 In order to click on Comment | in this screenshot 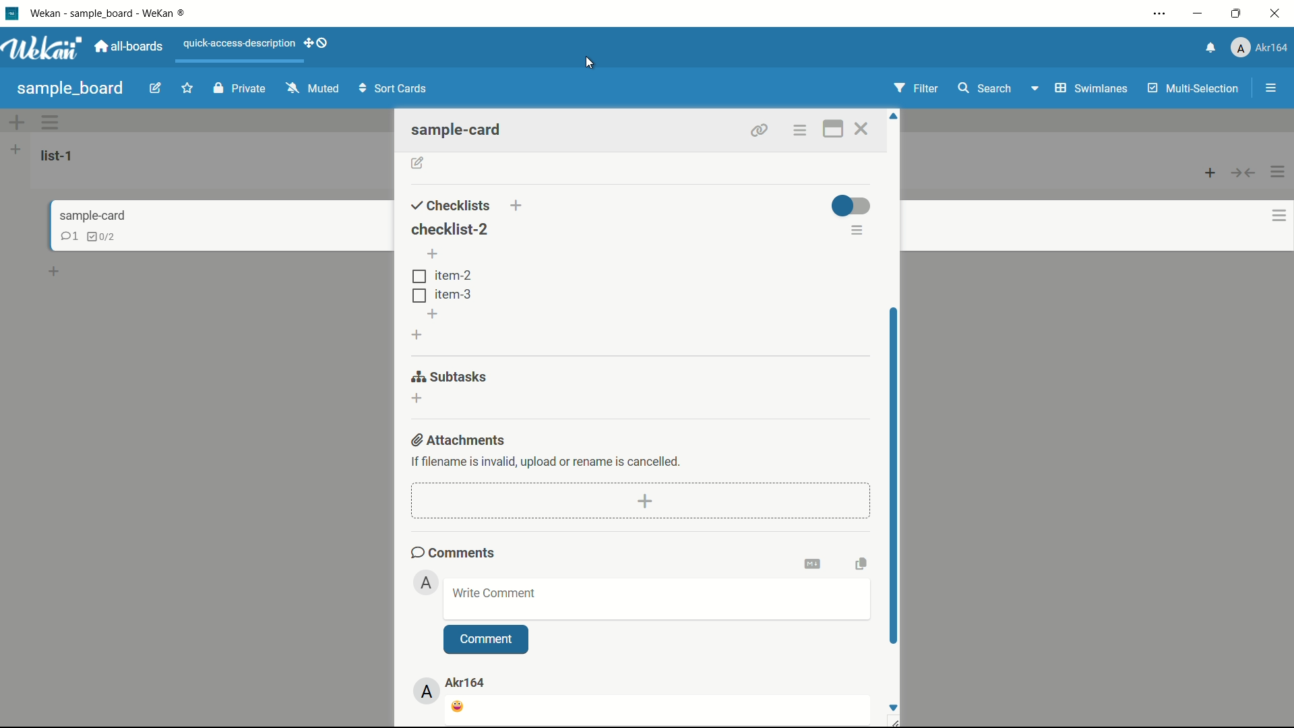, I will do `click(485, 638)`.